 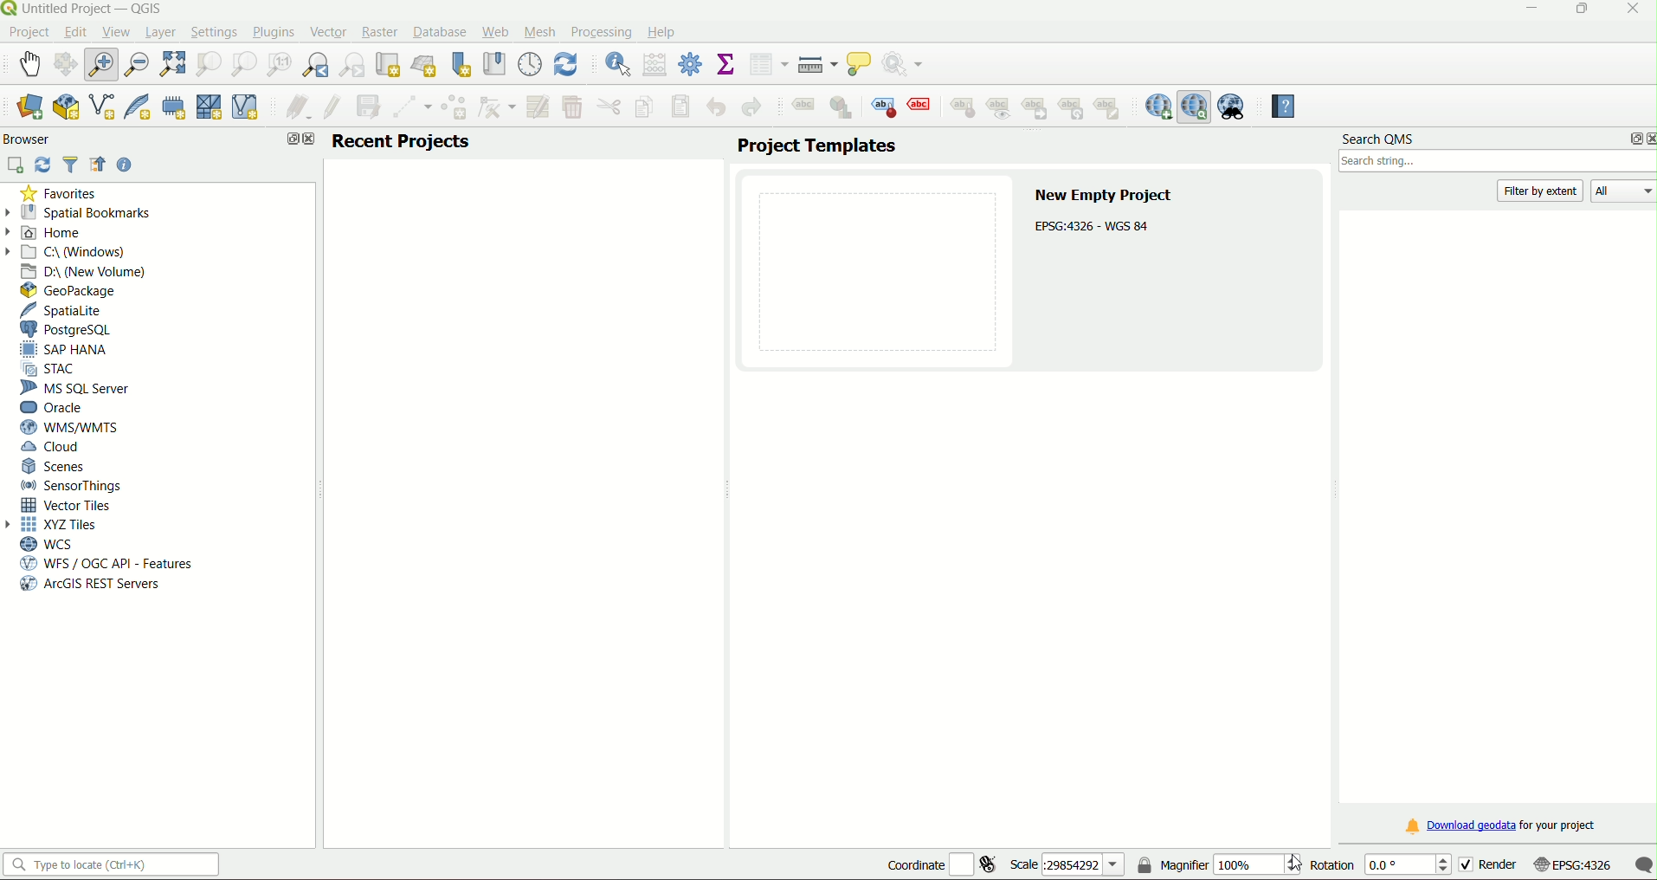 I want to click on pan map, so click(x=30, y=61).